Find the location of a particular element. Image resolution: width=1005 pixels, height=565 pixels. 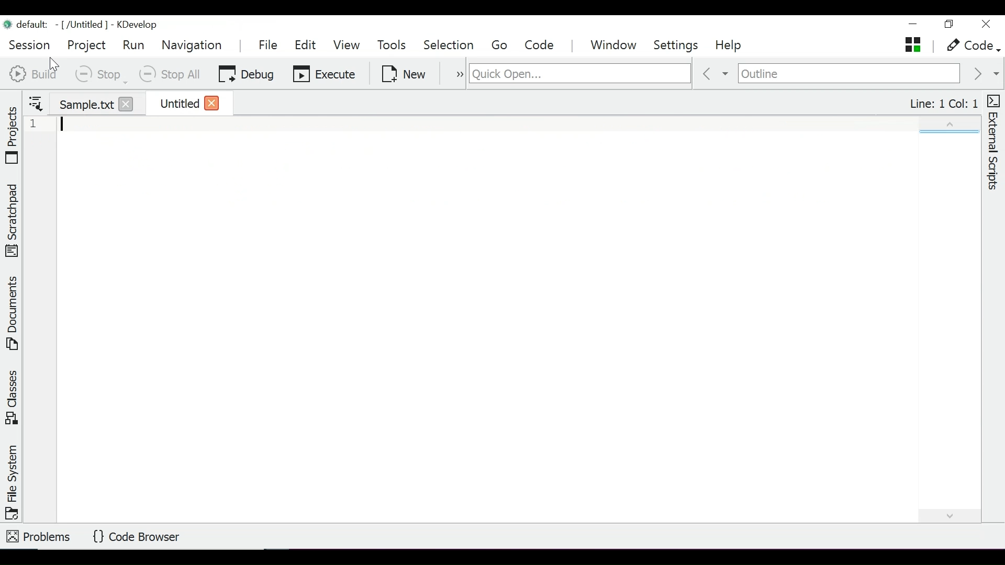

Navigation is located at coordinates (194, 46).